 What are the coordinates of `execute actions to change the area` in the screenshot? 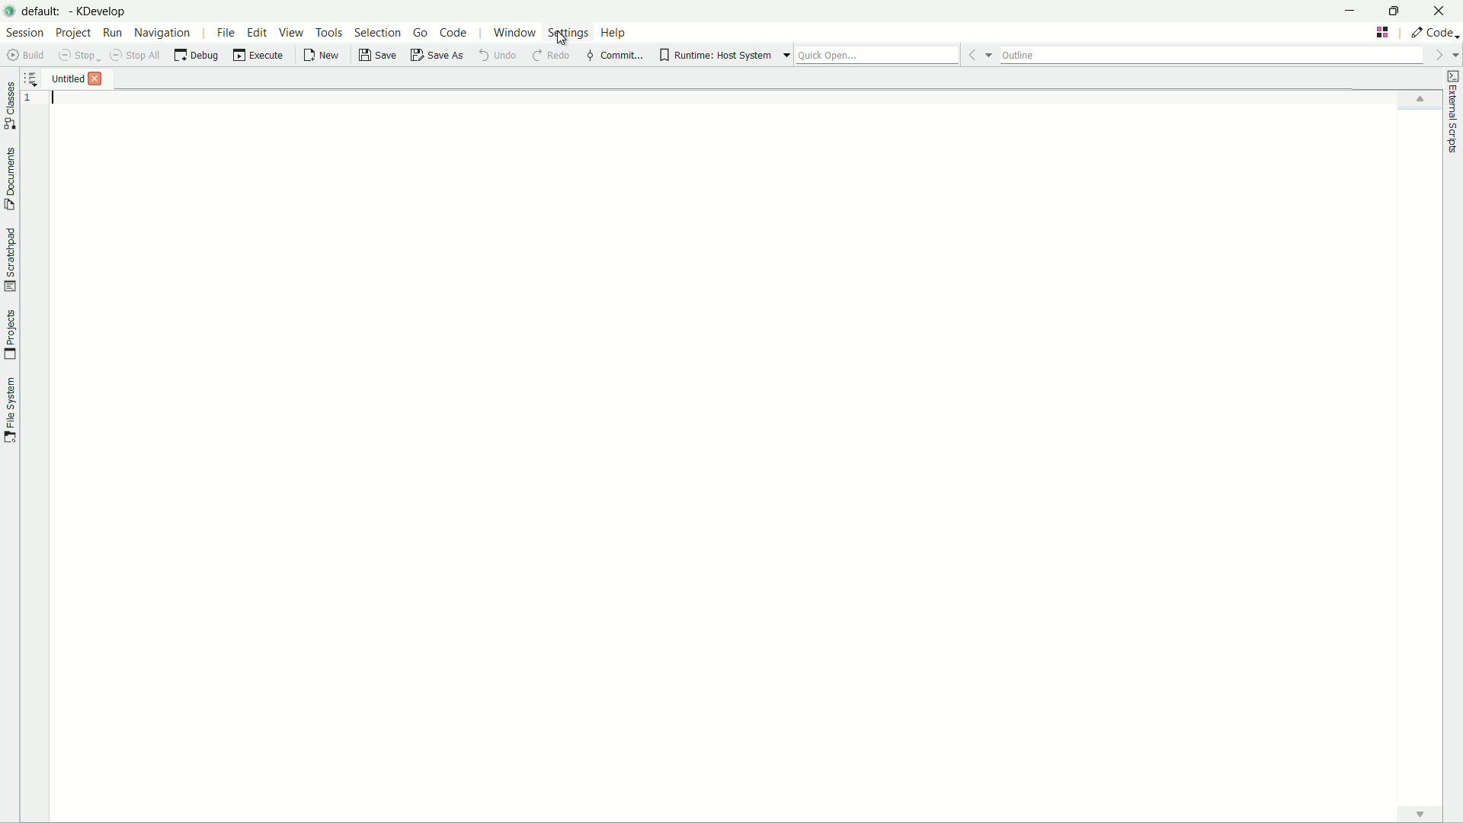 It's located at (1433, 32).